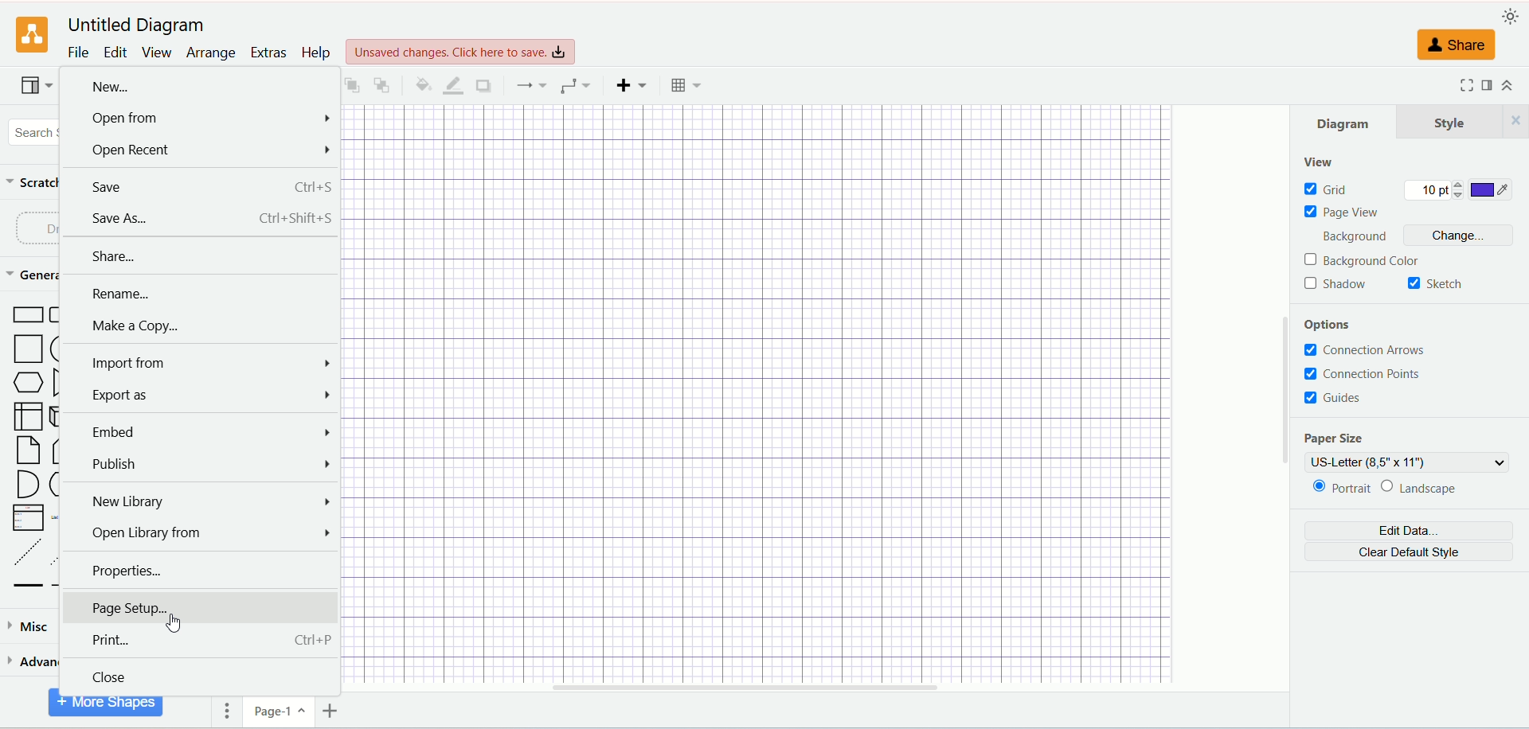  What do you see at coordinates (77, 53) in the screenshot?
I see `file` at bounding box center [77, 53].